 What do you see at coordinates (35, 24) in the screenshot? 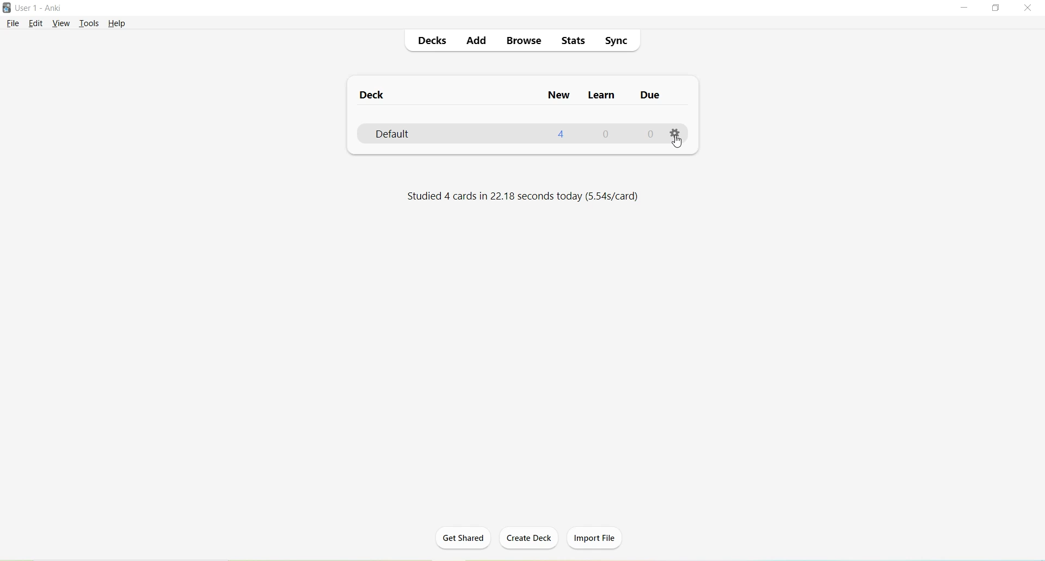
I see `Edit` at bounding box center [35, 24].